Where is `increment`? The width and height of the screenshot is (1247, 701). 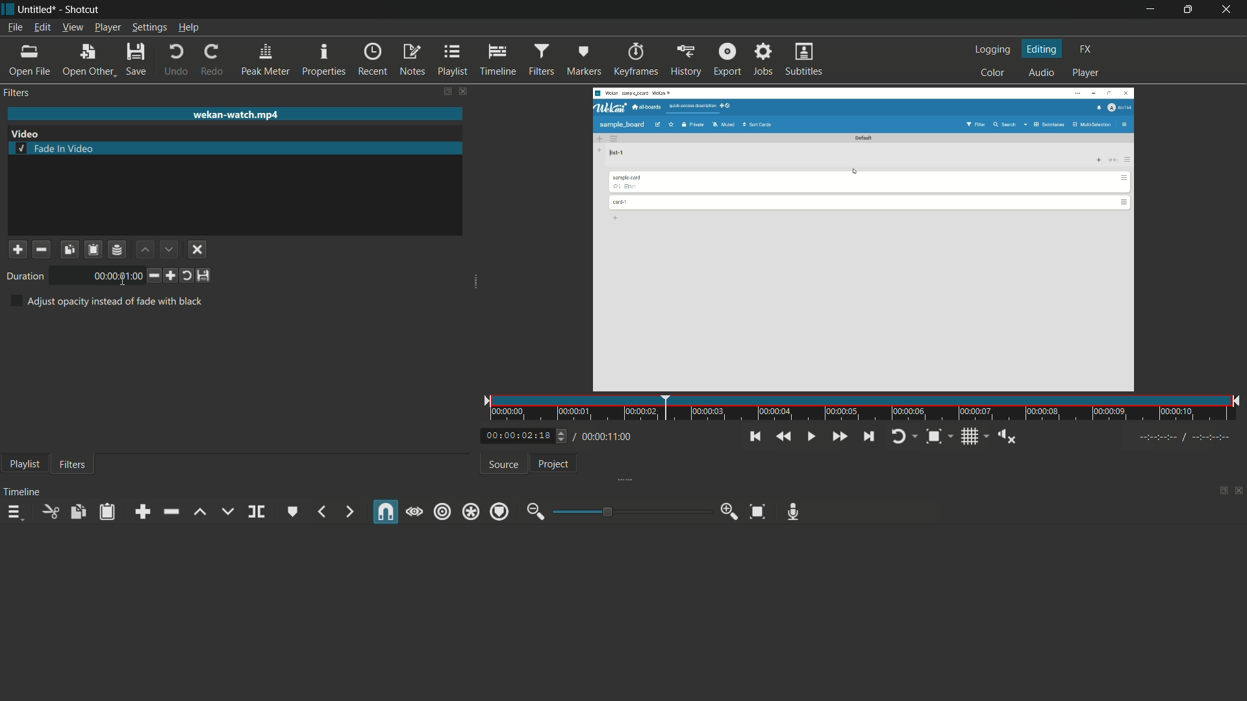 increment is located at coordinates (170, 276).